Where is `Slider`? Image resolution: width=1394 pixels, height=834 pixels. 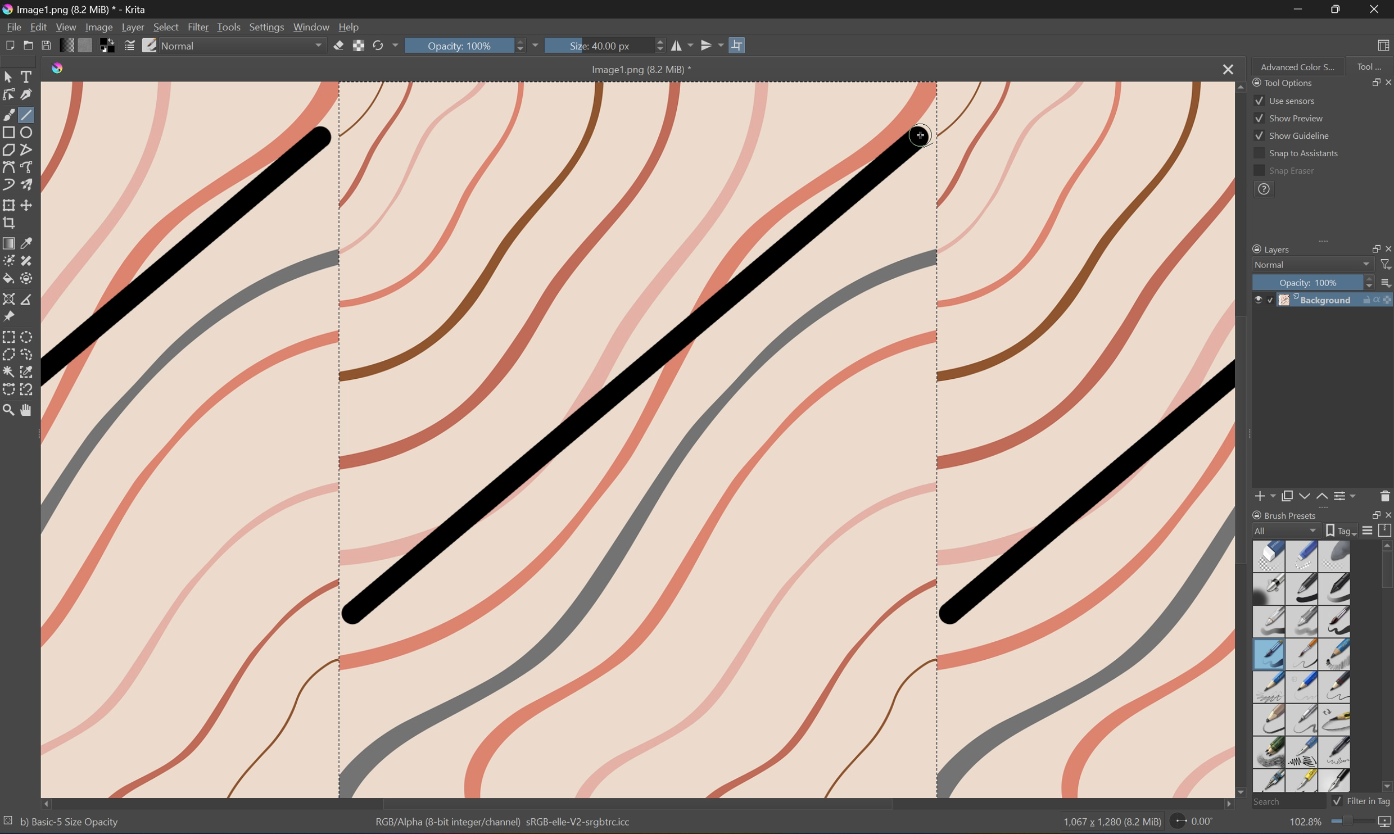
Slider is located at coordinates (522, 46).